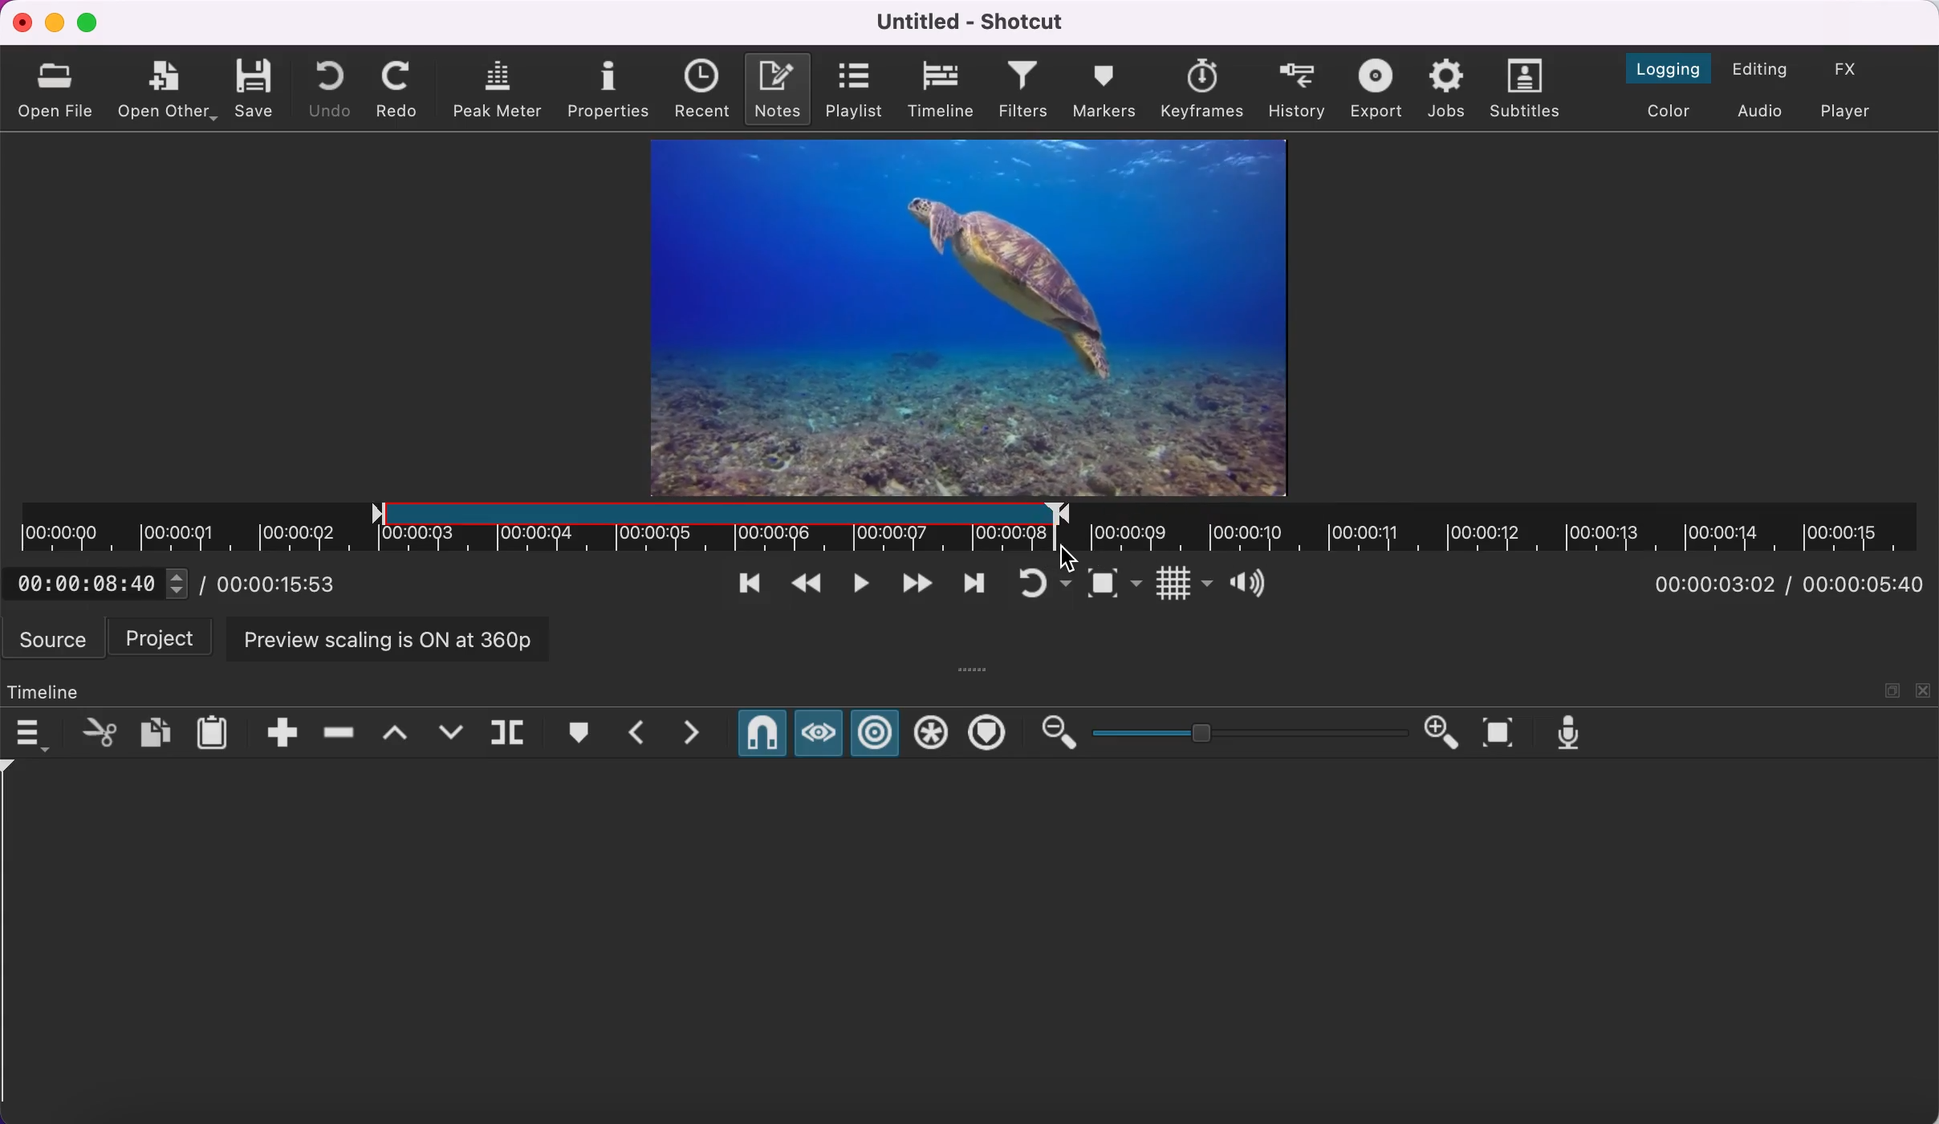 This screenshot has height=1124, width=1939. Describe the element at coordinates (392, 733) in the screenshot. I see `lift` at that location.